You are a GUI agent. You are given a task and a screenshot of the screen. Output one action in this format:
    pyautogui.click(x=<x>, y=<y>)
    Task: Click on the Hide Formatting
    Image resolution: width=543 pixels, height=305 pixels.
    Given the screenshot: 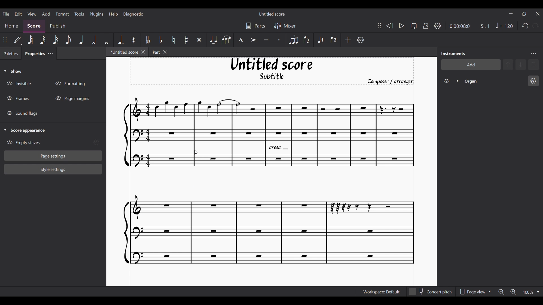 What is the action you would take?
    pyautogui.click(x=70, y=84)
    